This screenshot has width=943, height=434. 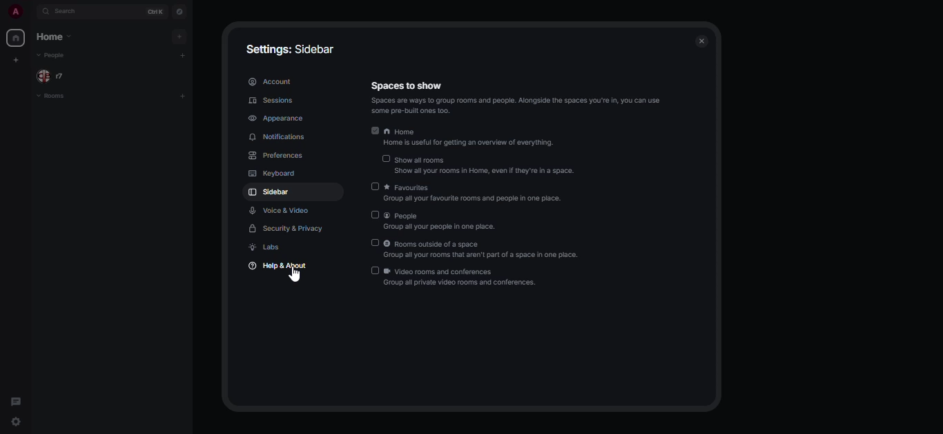 What do you see at coordinates (183, 96) in the screenshot?
I see `add` at bounding box center [183, 96].